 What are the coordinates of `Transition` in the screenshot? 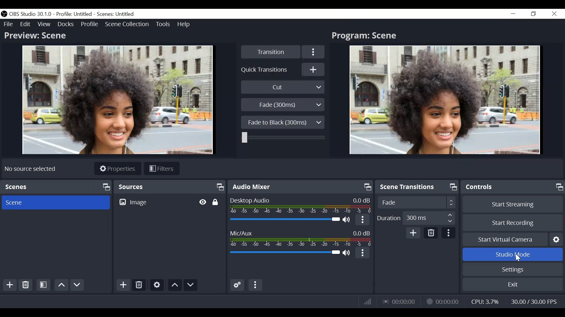 It's located at (269, 52).